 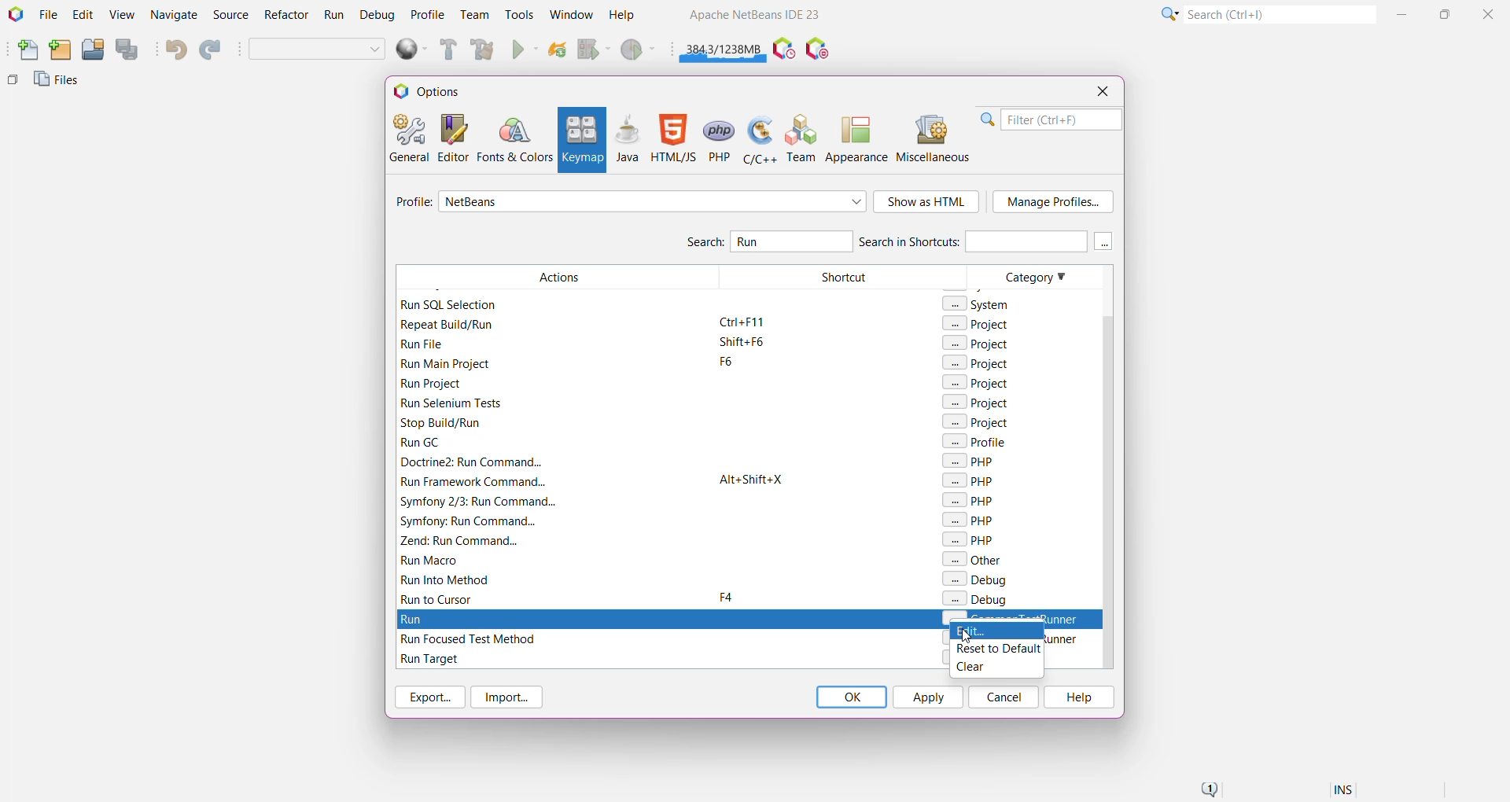 What do you see at coordinates (514, 138) in the screenshot?
I see `Fonts and Colors` at bounding box center [514, 138].